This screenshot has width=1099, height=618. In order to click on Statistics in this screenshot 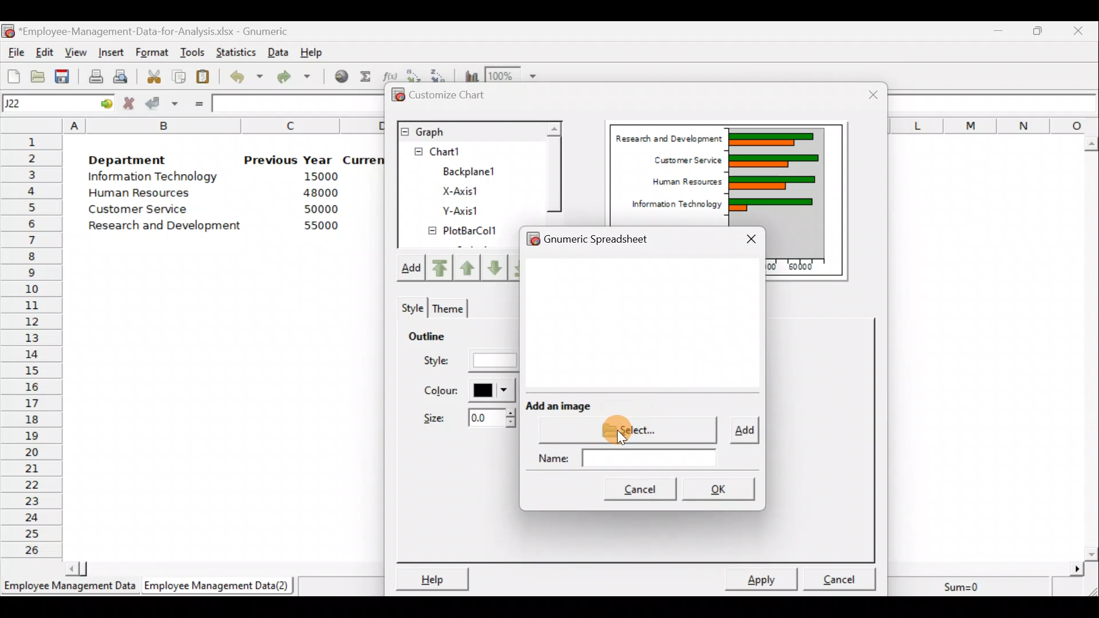, I will do `click(237, 49)`.